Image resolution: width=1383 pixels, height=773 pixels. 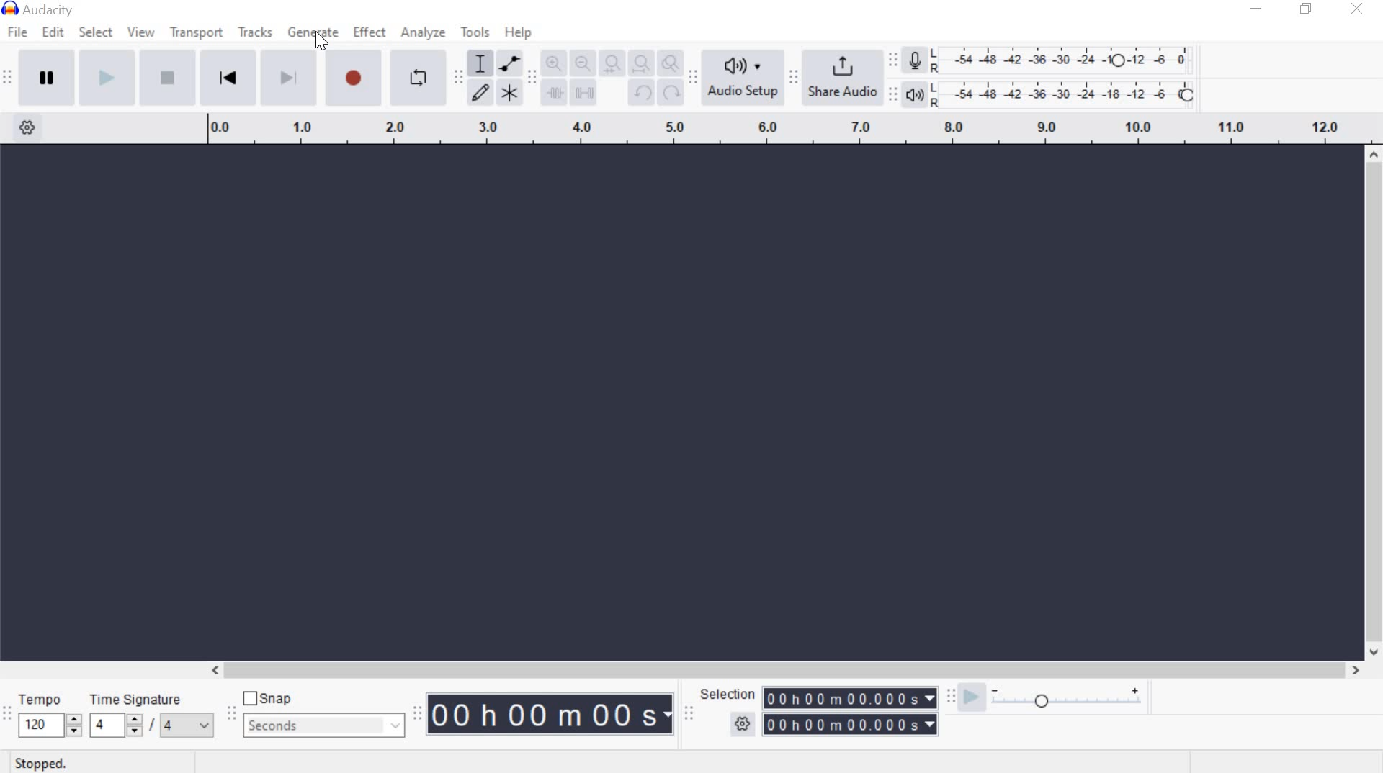 What do you see at coordinates (370, 33) in the screenshot?
I see `effect` at bounding box center [370, 33].